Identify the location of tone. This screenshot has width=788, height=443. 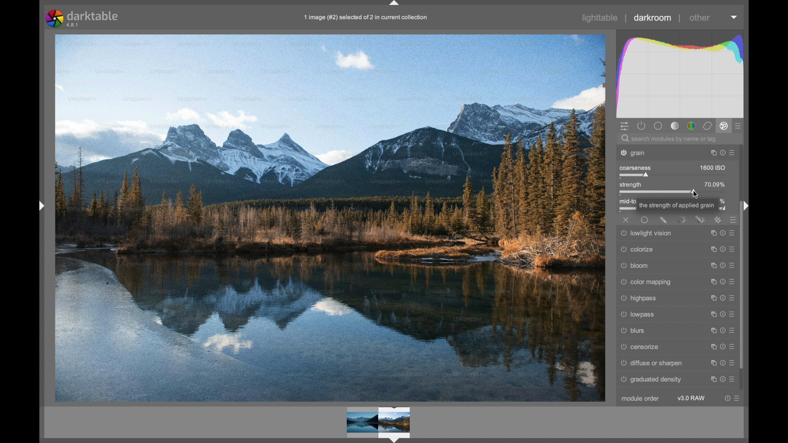
(674, 126).